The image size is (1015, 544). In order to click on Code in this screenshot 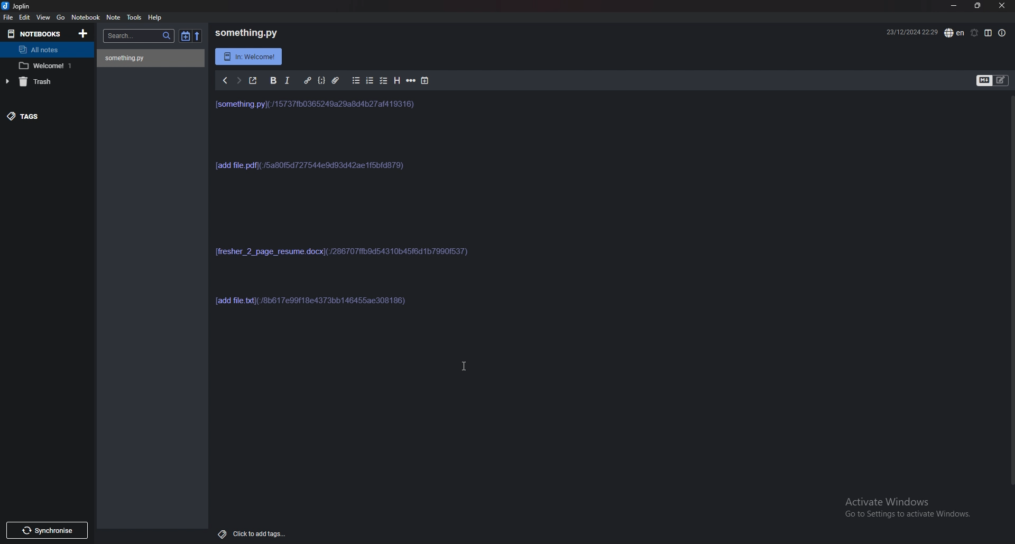, I will do `click(321, 81)`.